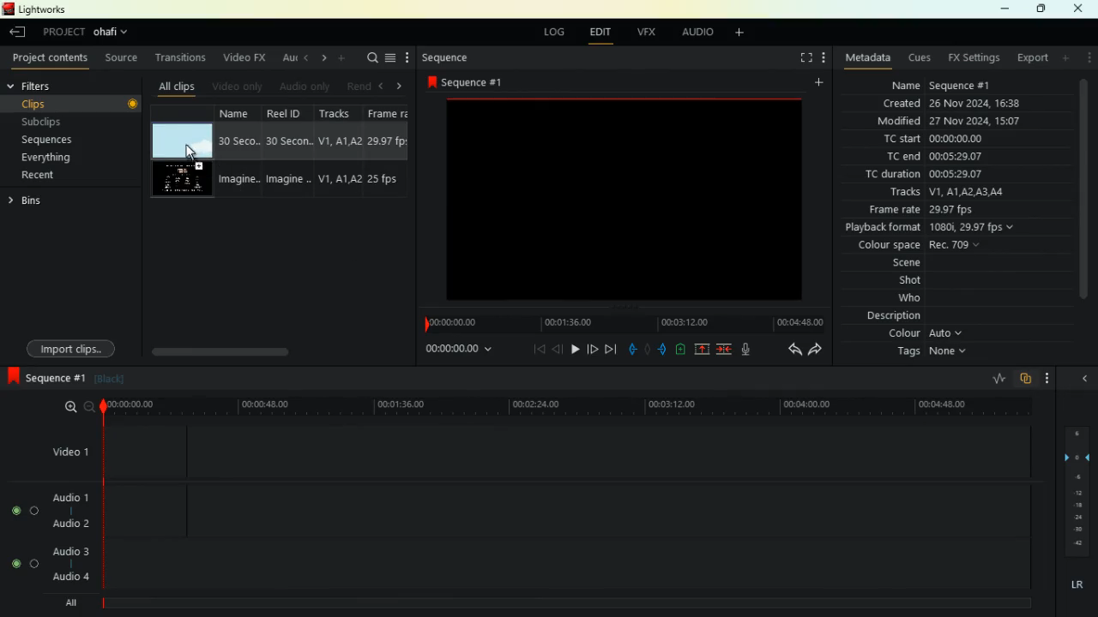 The width and height of the screenshot is (1098, 617). What do you see at coordinates (1076, 586) in the screenshot?
I see `lr` at bounding box center [1076, 586].